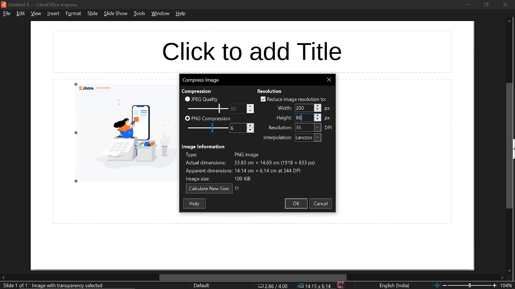 This screenshot has height=289, width=515. I want to click on view, so click(36, 14).